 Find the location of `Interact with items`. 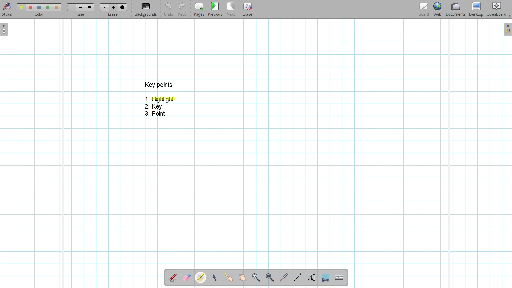

Interact with items is located at coordinates (228, 277).